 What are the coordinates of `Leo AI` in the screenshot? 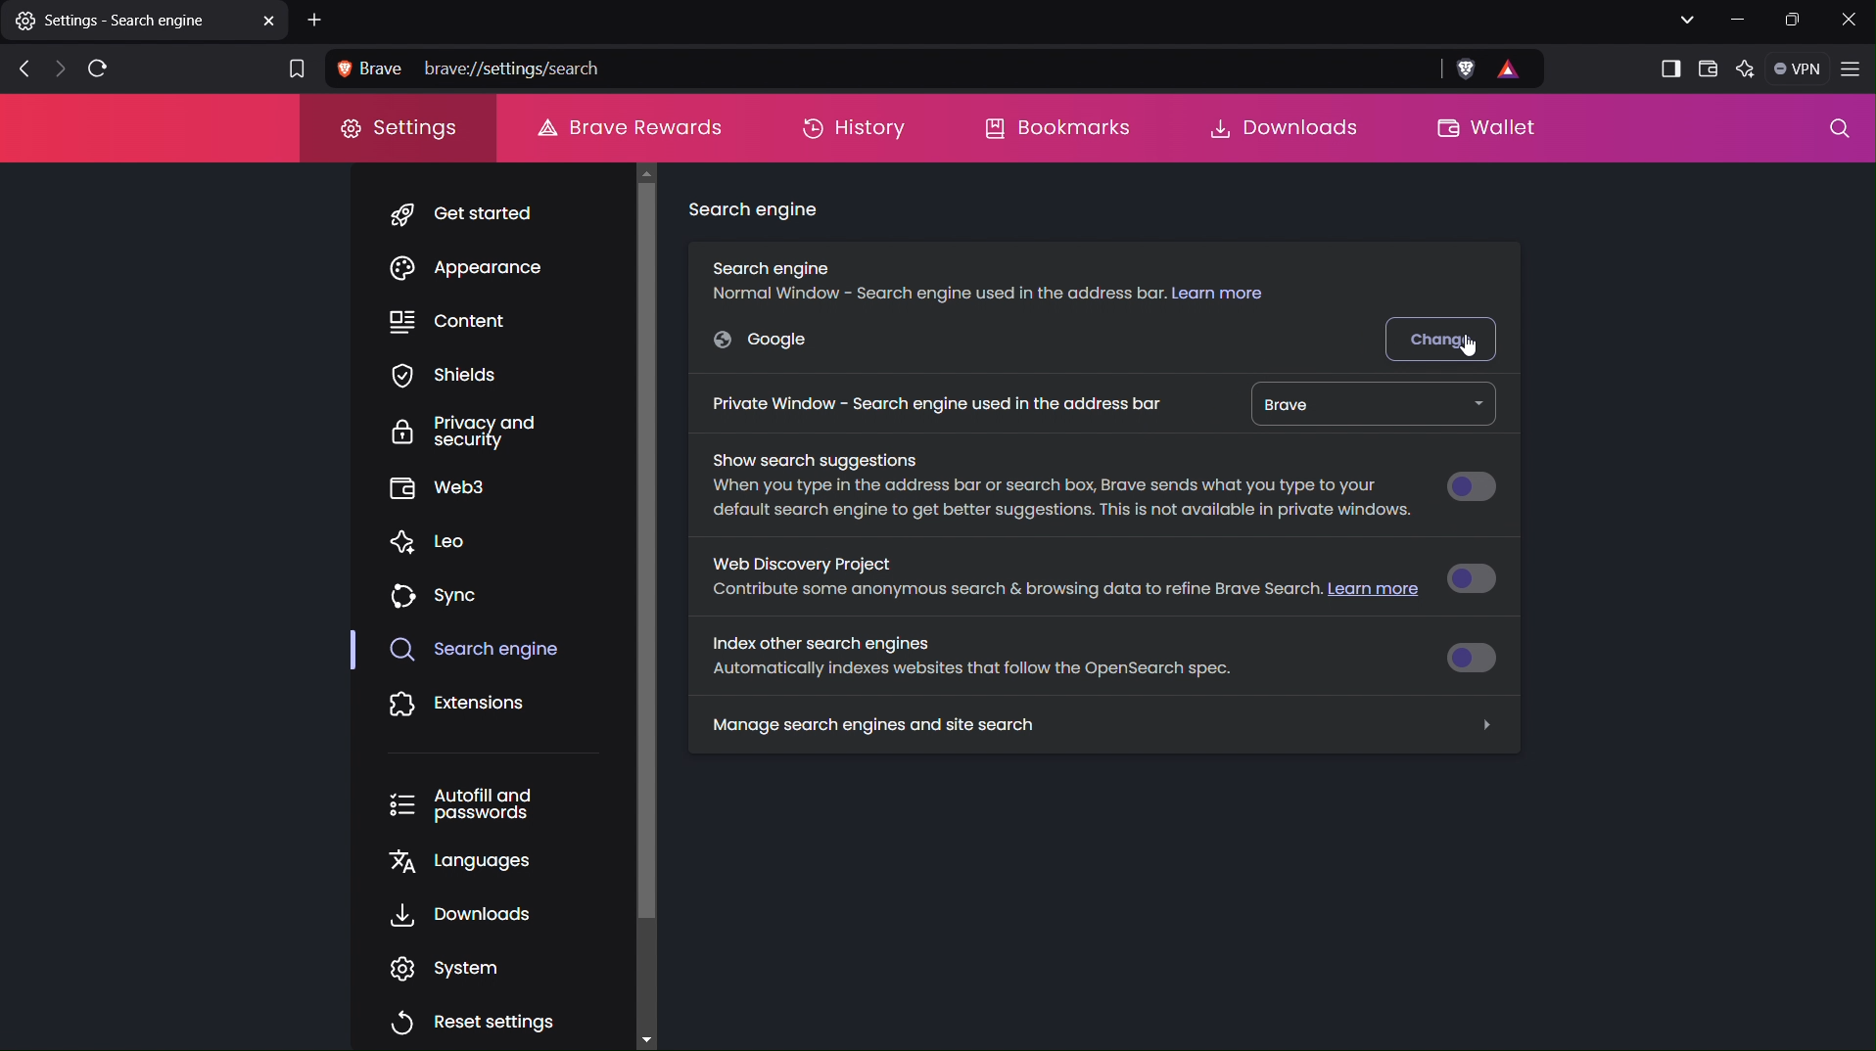 It's located at (1749, 69).